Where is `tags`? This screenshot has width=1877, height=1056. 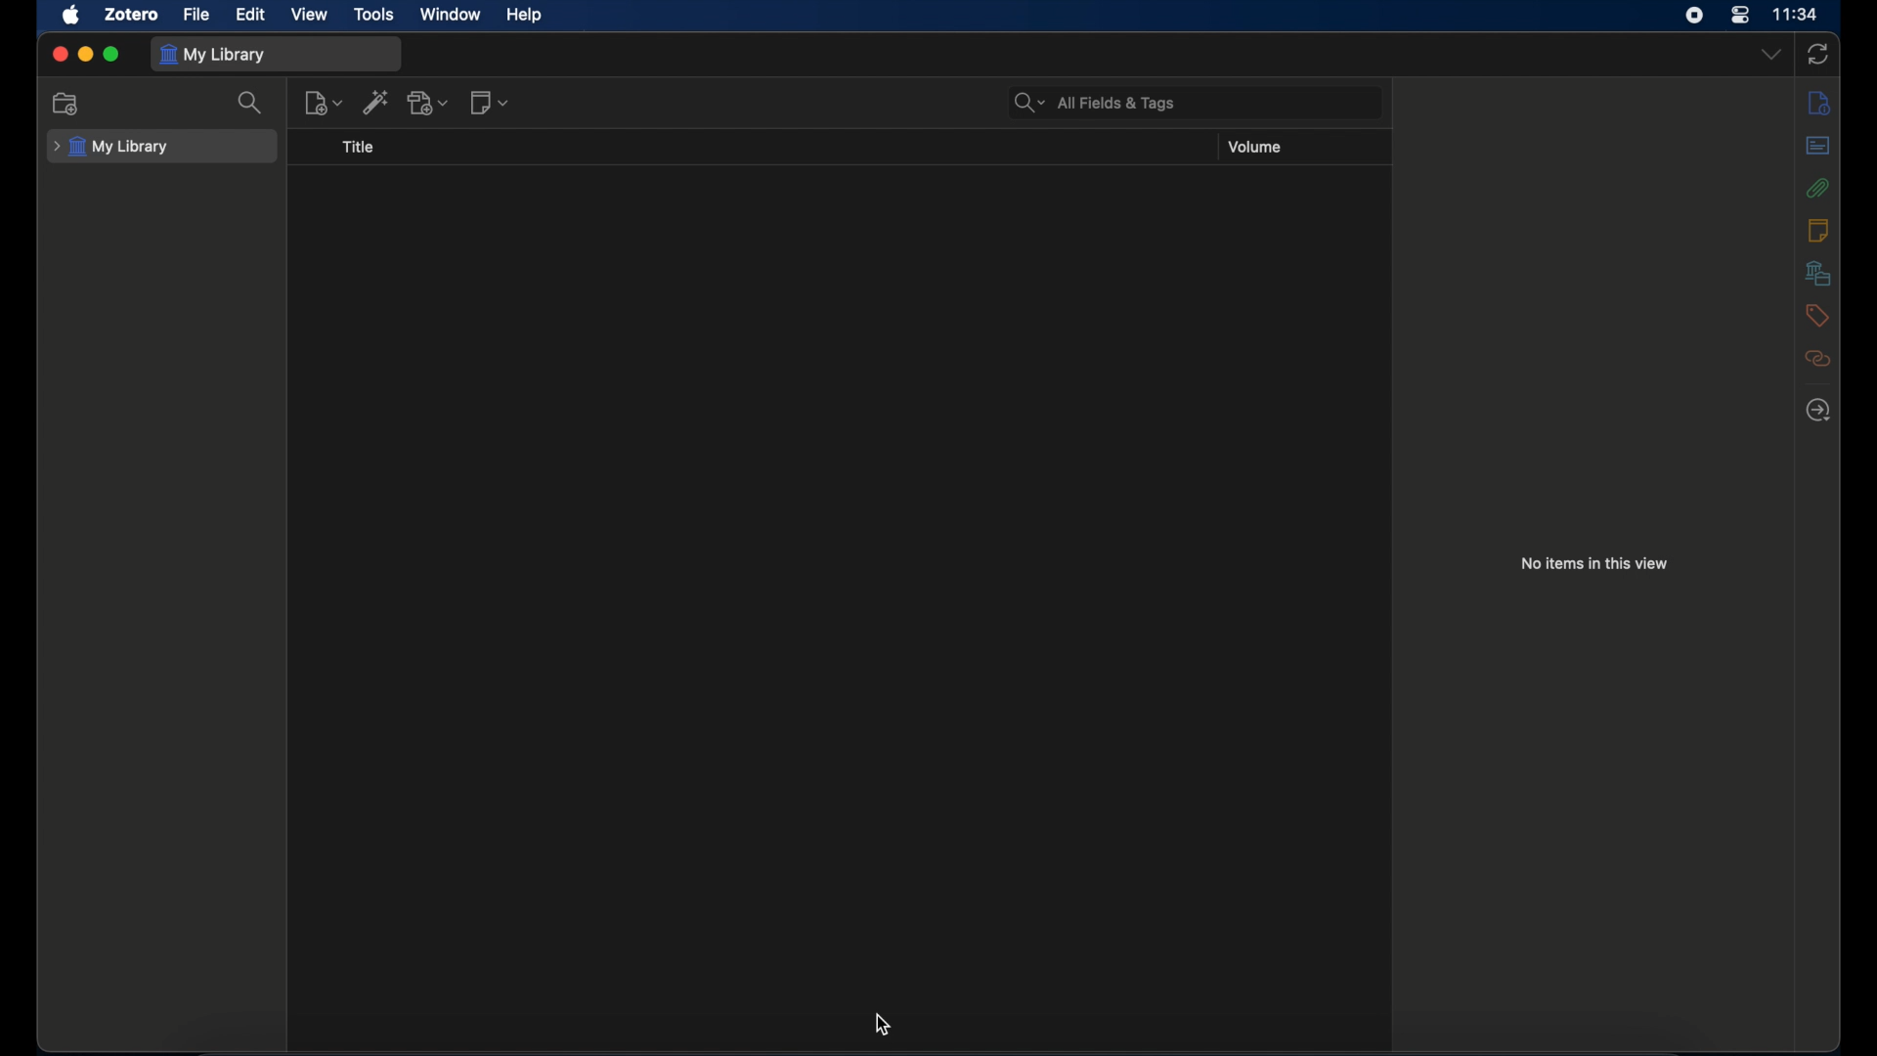 tags is located at coordinates (1817, 316).